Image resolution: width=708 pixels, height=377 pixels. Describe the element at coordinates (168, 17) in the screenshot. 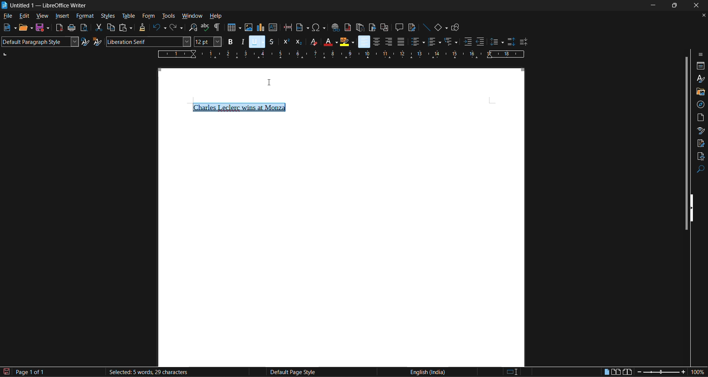

I see `tools` at that location.